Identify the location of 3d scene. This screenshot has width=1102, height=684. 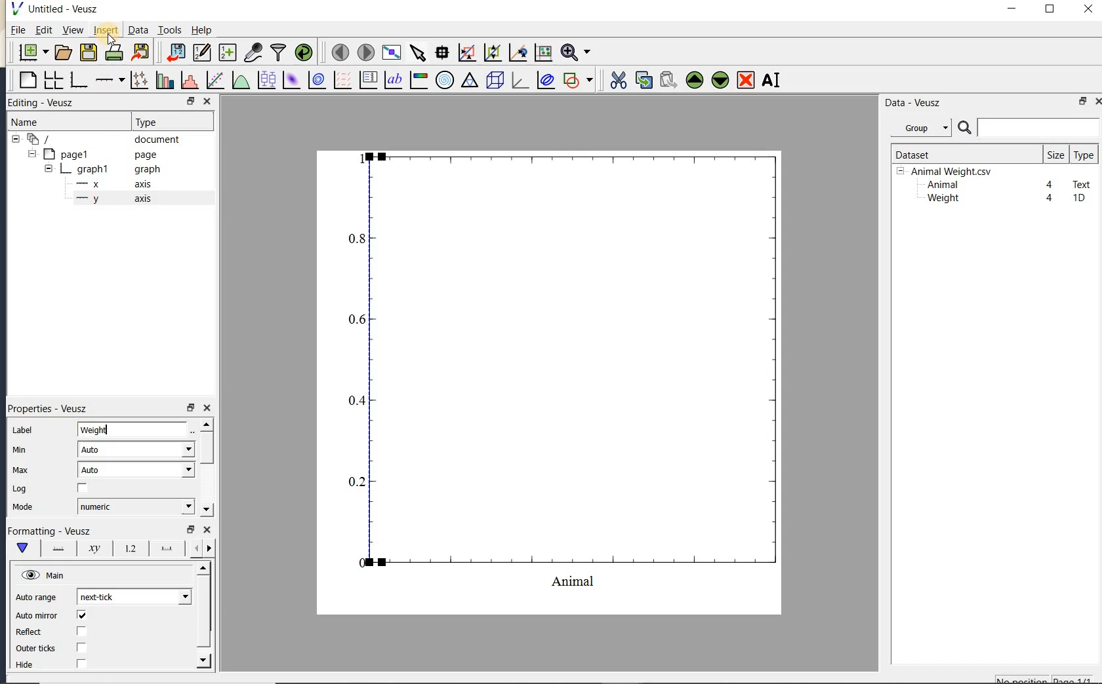
(493, 81).